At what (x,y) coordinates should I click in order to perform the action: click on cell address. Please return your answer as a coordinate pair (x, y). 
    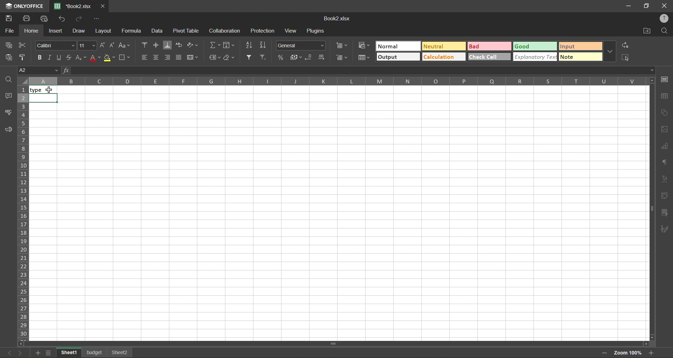
    Looking at the image, I should click on (35, 70).